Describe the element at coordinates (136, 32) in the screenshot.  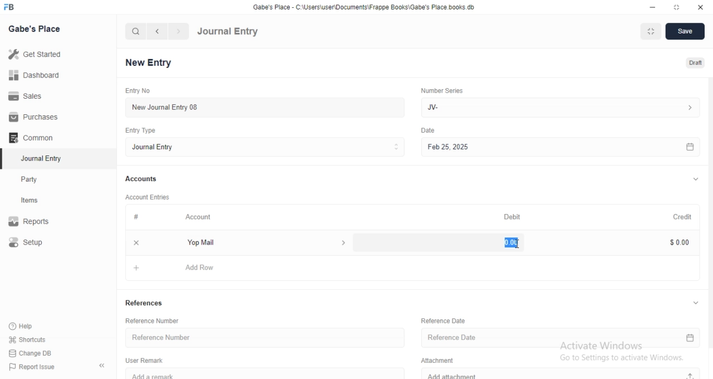
I see `search` at that location.